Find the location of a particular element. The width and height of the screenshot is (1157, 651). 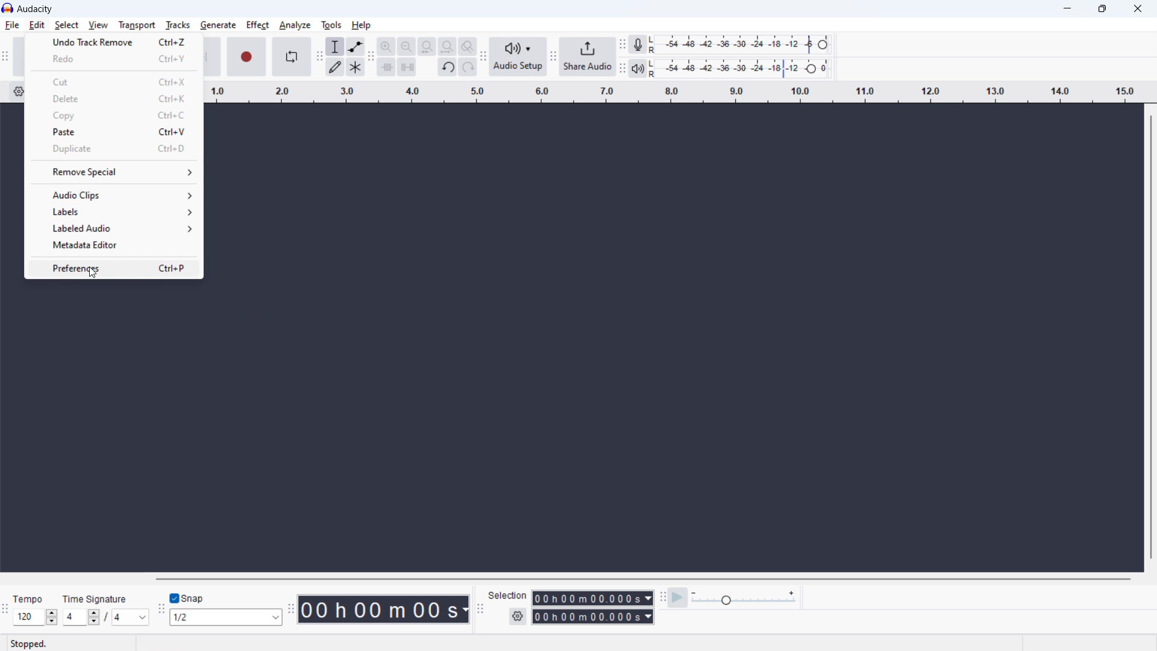

remove special is located at coordinates (117, 173).